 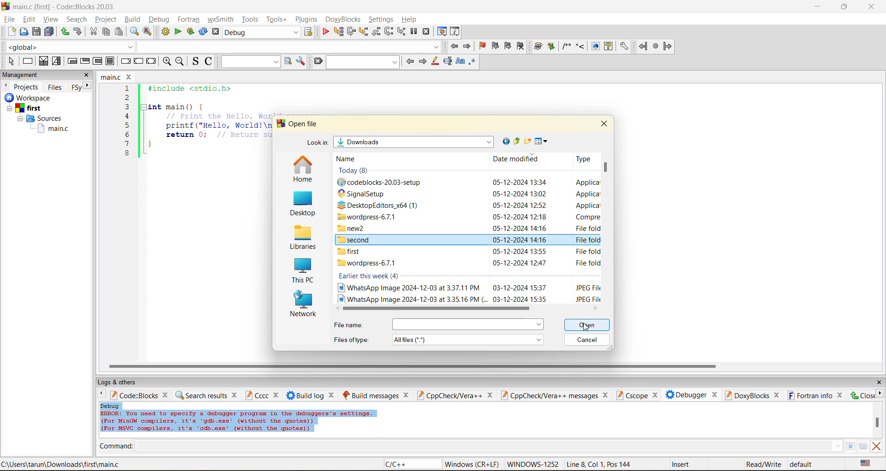 I want to click on name, so click(x=351, y=159).